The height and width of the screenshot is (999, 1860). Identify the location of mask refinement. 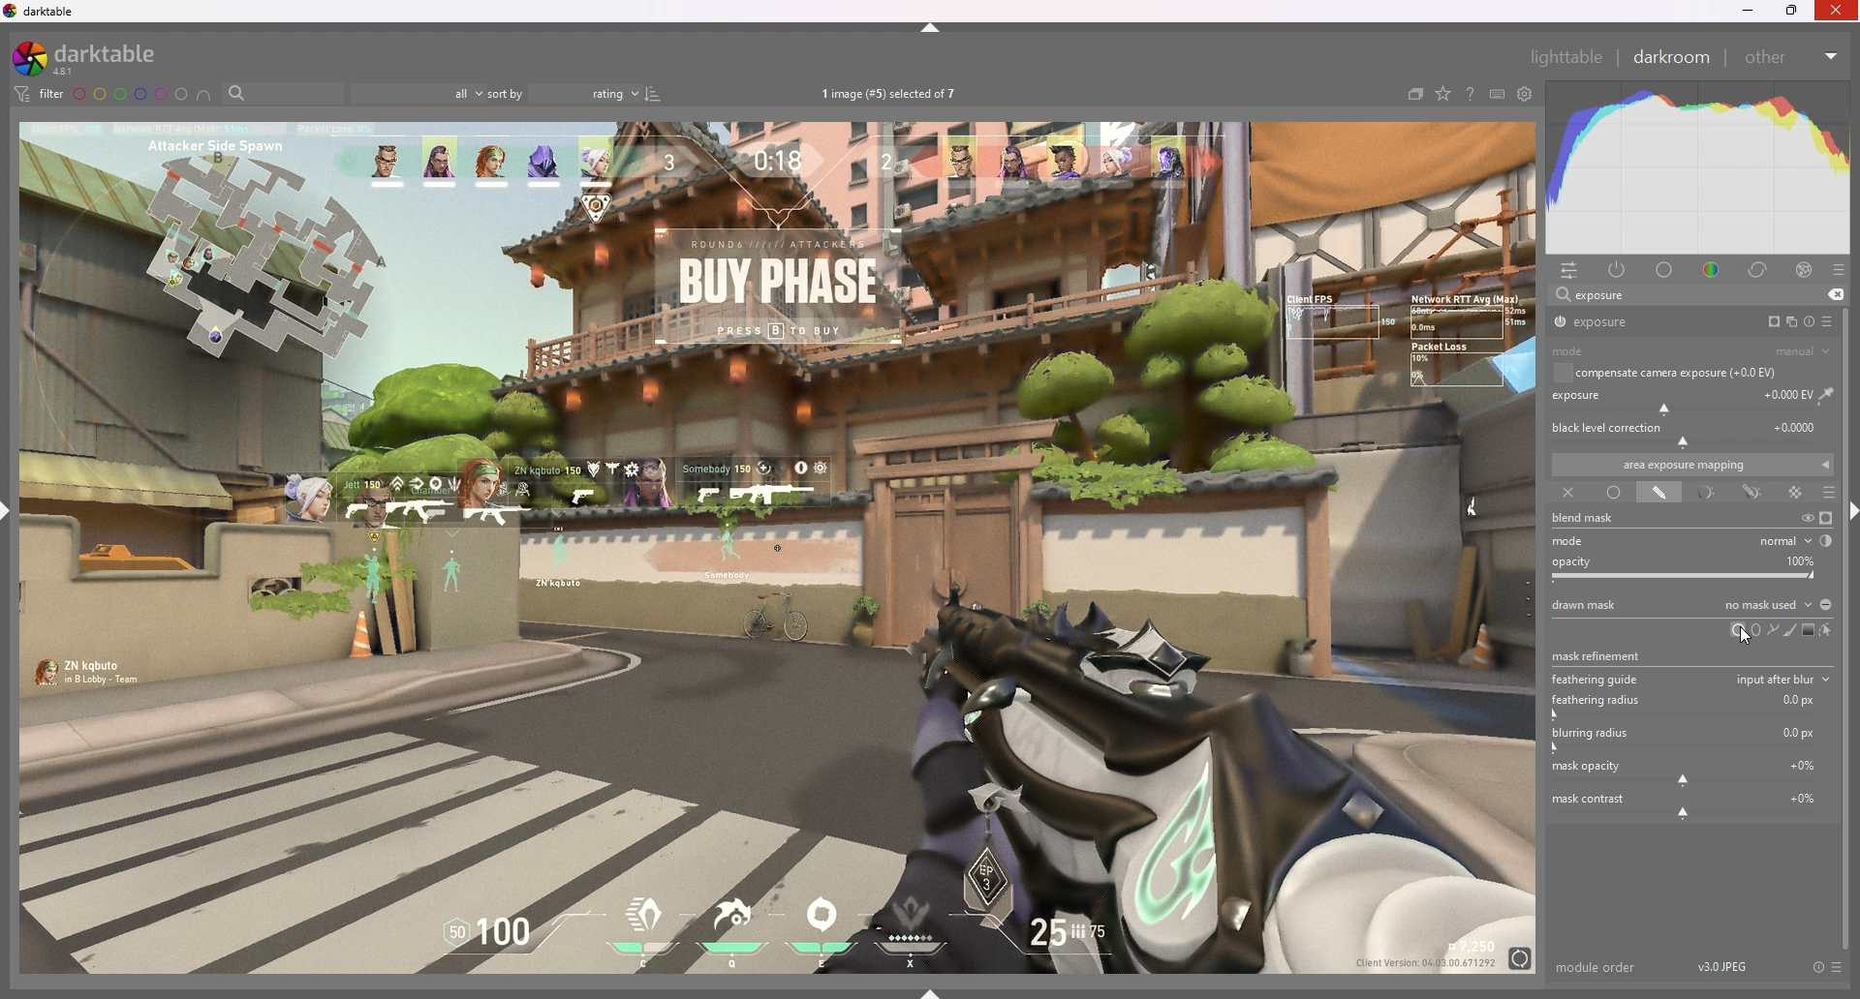
(1600, 653).